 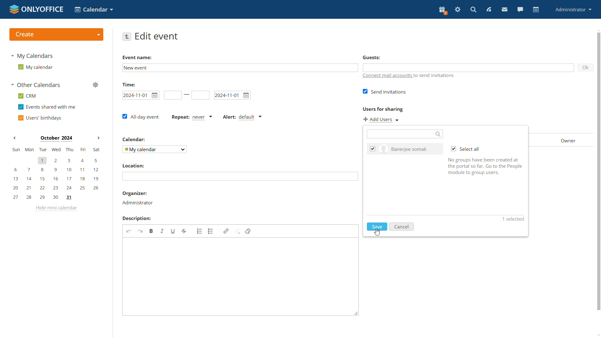 What do you see at coordinates (95, 10) in the screenshot?
I see `select application` at bounding box center [95, 10].